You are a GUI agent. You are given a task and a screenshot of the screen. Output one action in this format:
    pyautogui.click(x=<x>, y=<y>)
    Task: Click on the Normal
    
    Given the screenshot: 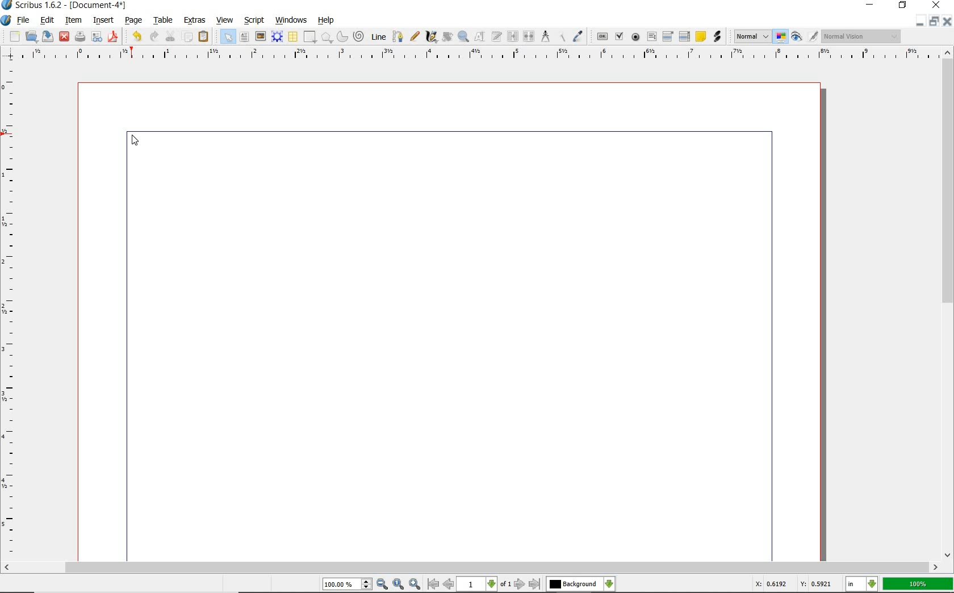 What is the action you would take?
    pyautogui.click(x=752, y=36)
    